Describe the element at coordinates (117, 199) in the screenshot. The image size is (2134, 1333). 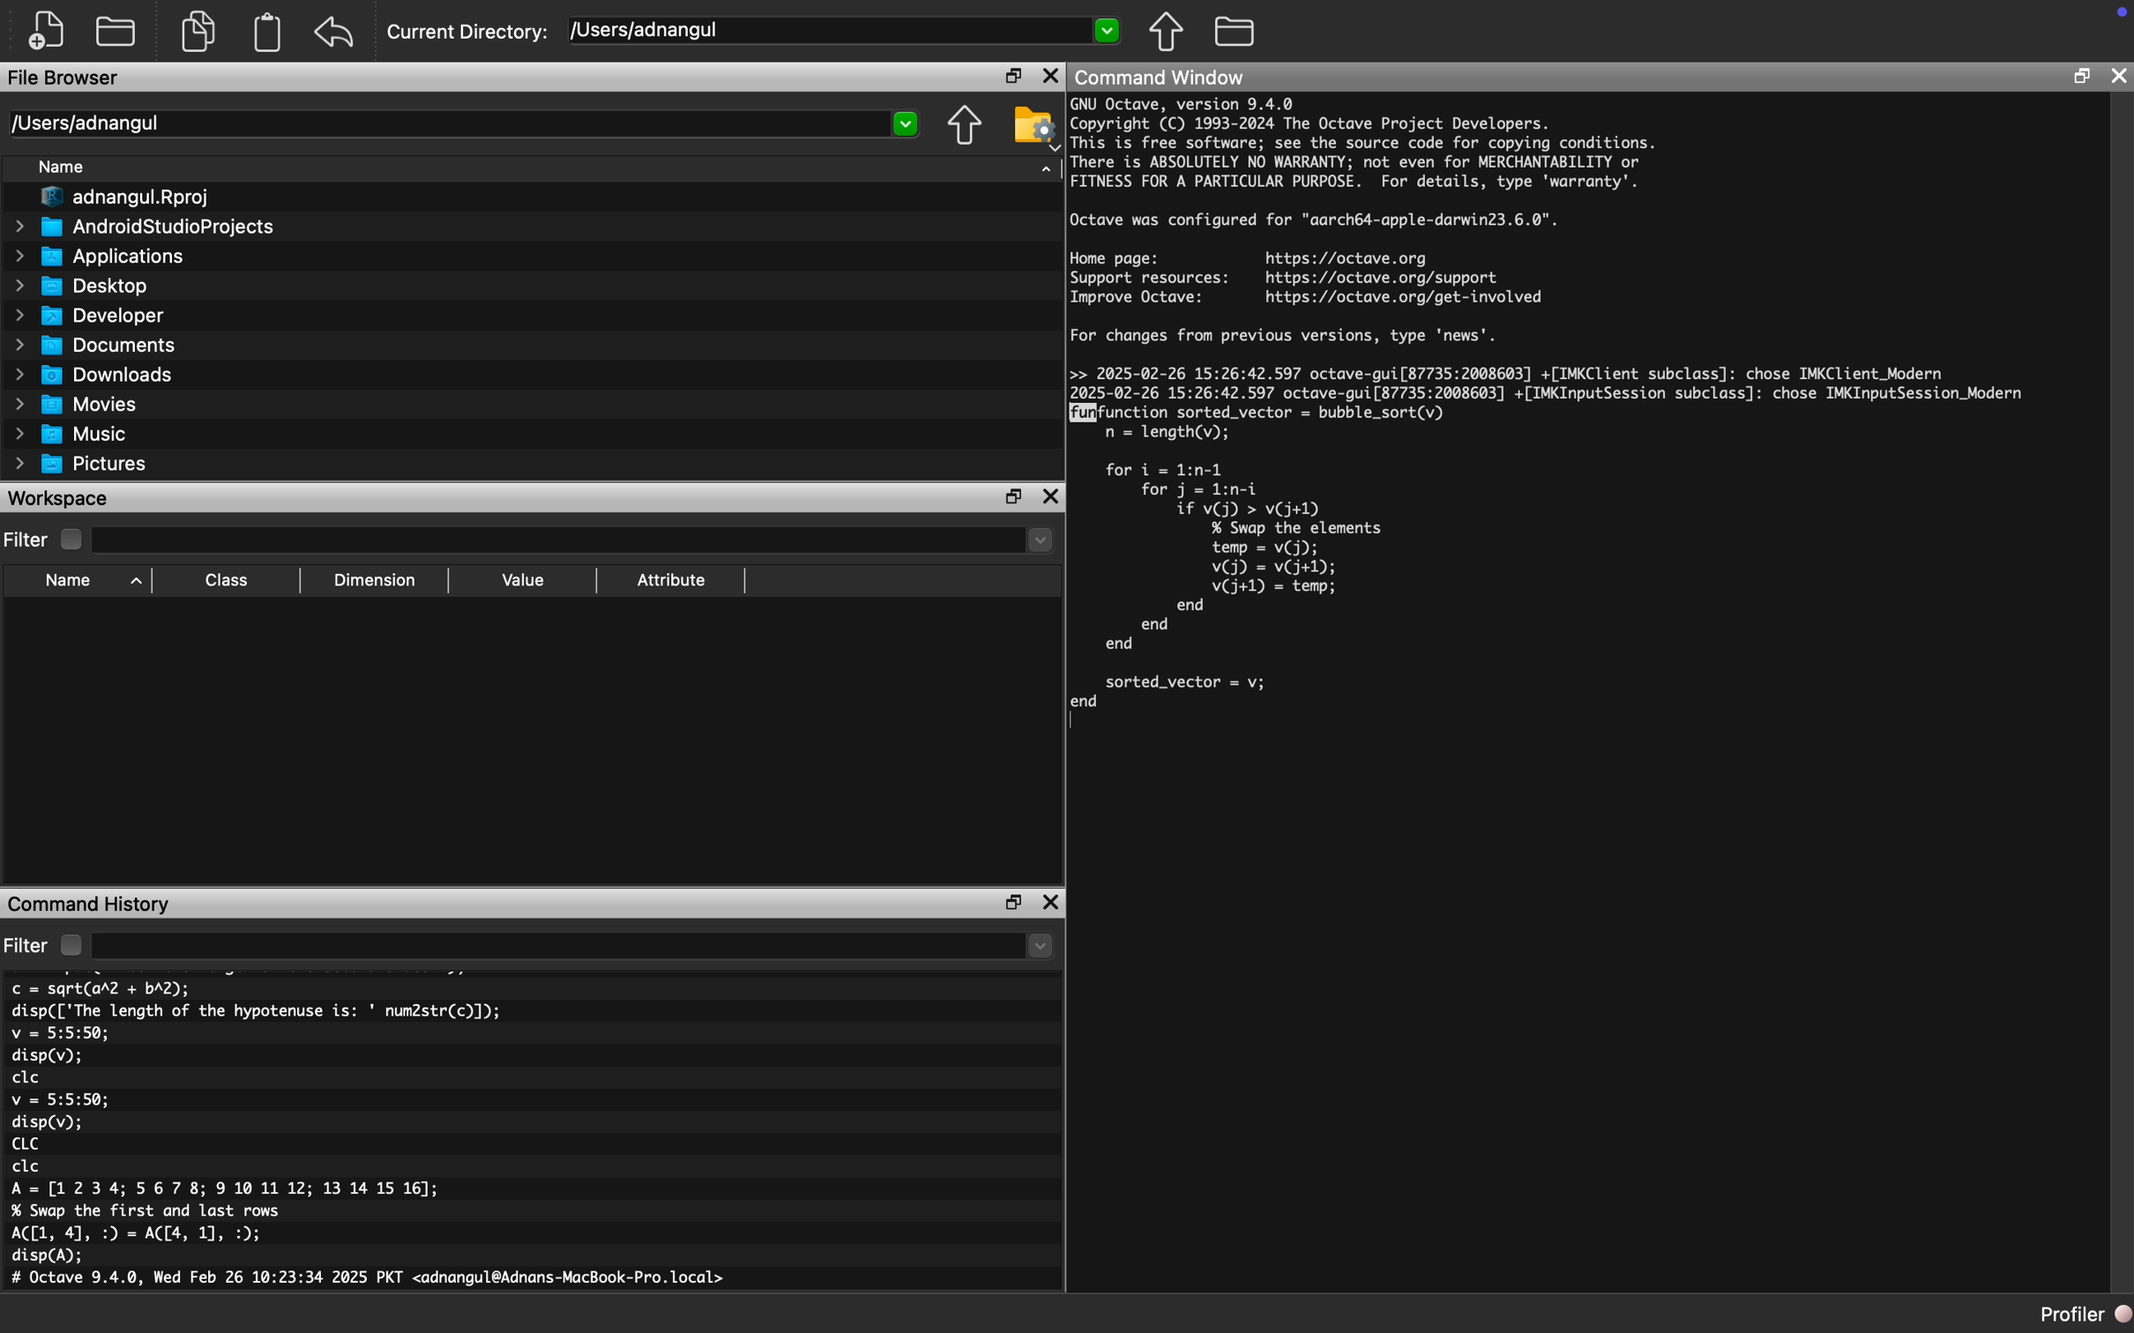
I see `adnangul.Rproj` at that location.